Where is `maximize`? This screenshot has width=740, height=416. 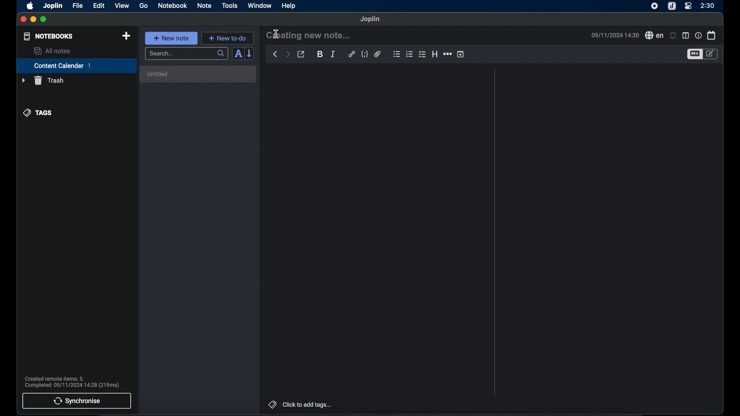 maximize is located at coordinates (44, 20).